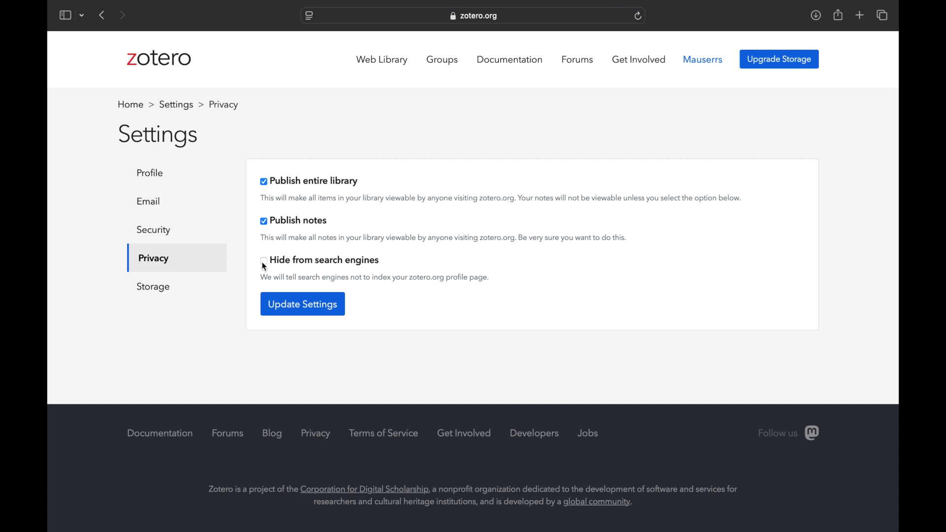 The height and width of the screenshot is (532, 946). What do you see at coordinates (136, 104) in the screenshot?
I see `home` at bounding box center [136, 104].